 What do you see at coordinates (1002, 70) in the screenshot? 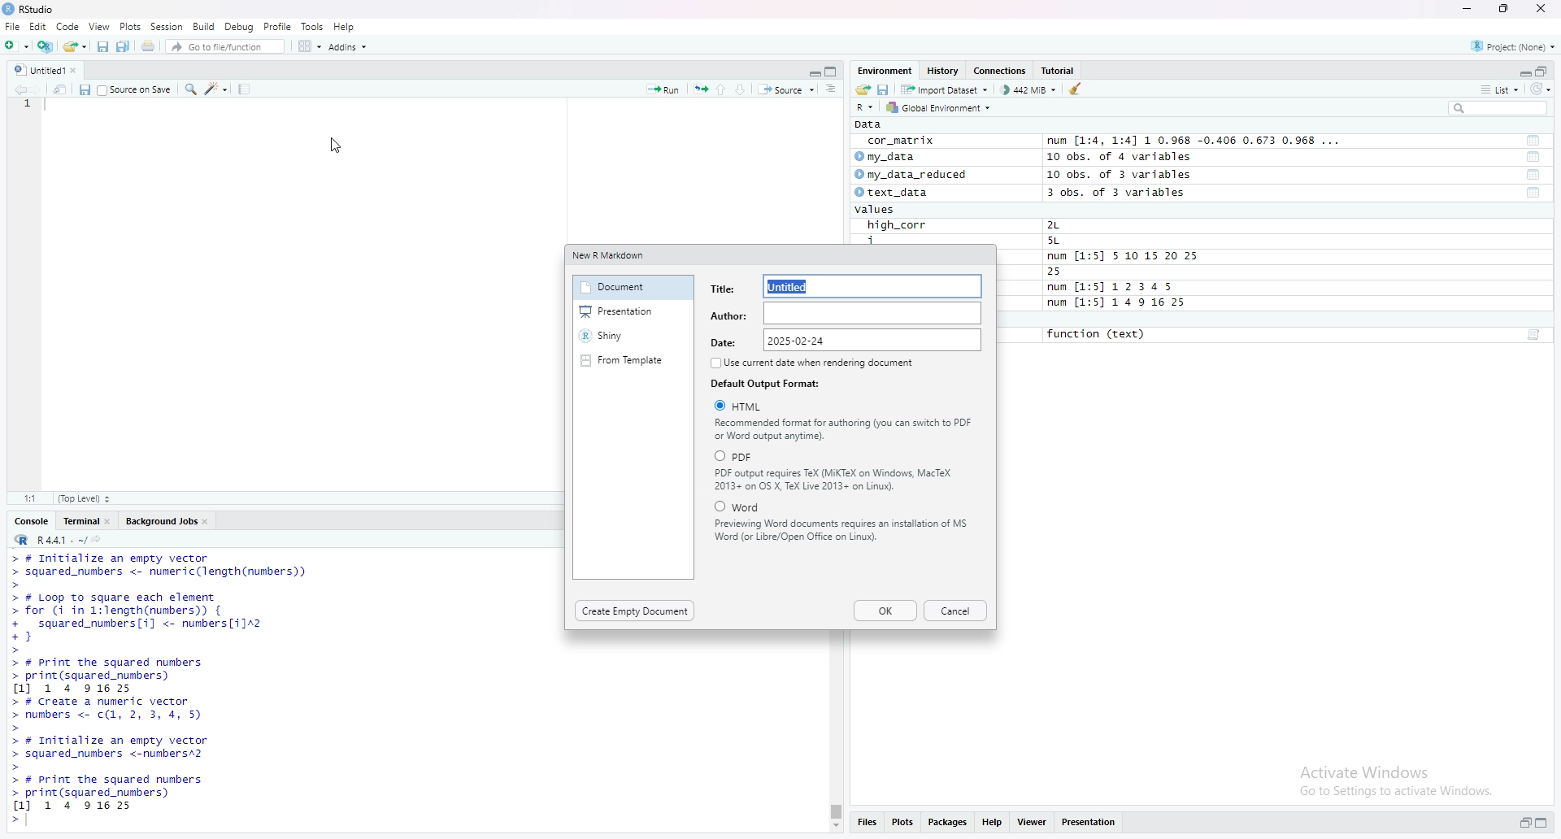
I see `Connections` at bounding box center [1002, 70].